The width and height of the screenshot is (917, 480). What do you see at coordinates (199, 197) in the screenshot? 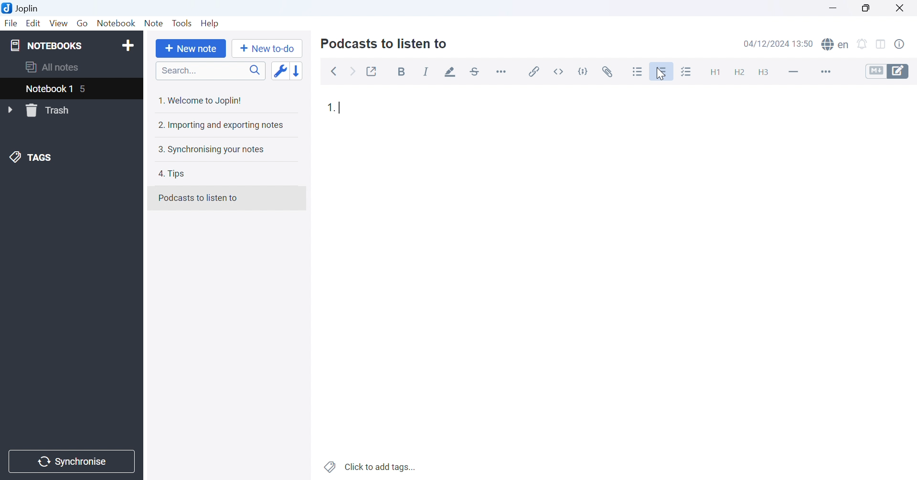
I see `Podcasts to listen to` at bounding box center [199, 197].